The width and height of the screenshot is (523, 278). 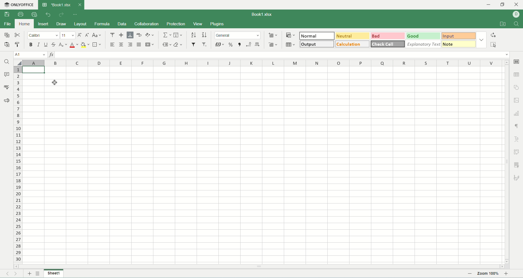 I want to click on collaboration, so click(x=147, y=24).